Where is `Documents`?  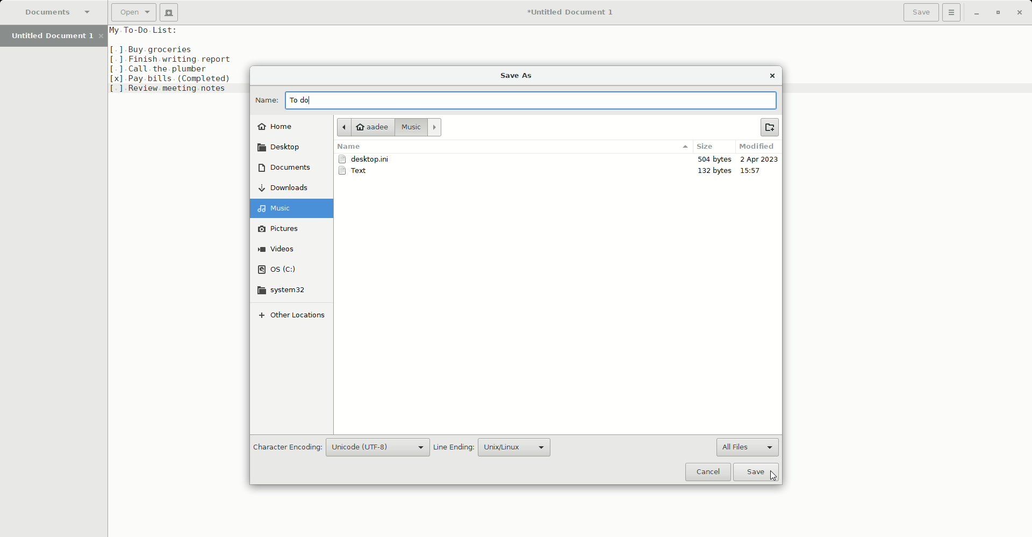 Documents is located at coordinates (58, 11).